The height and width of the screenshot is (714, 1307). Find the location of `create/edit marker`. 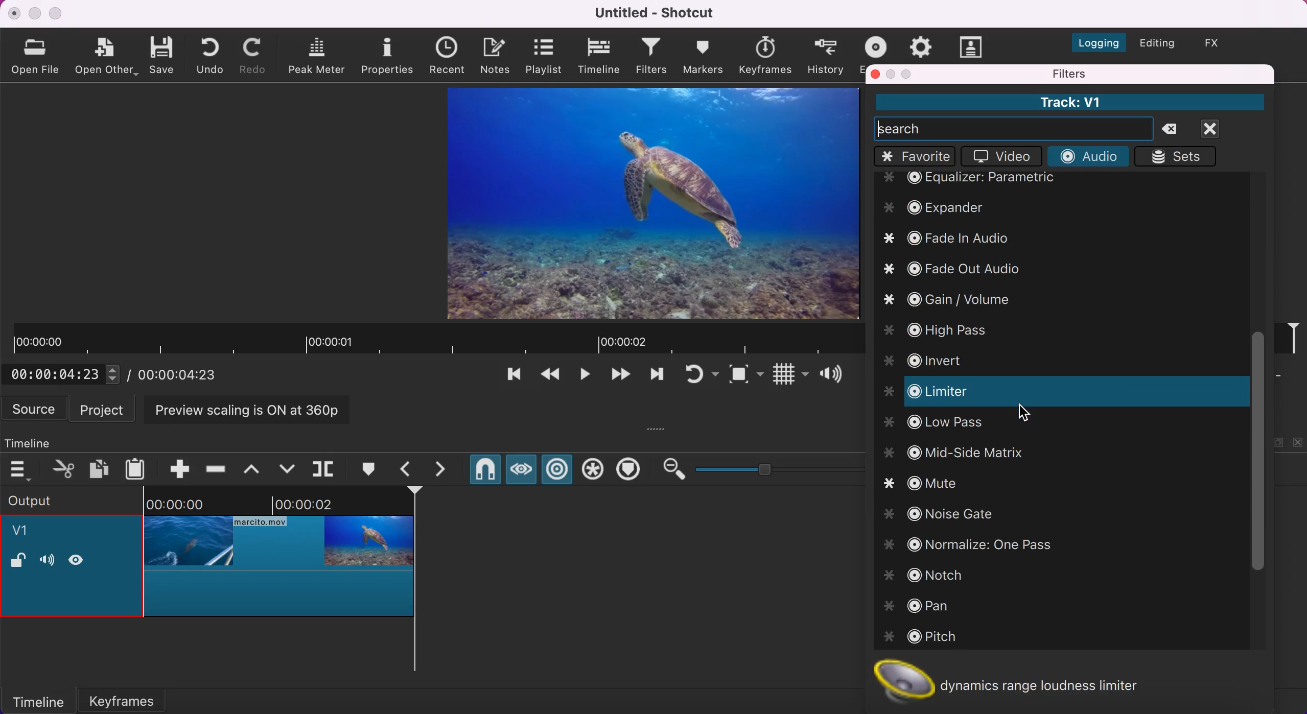

create/edit marker is located at coordinates (371, 469).